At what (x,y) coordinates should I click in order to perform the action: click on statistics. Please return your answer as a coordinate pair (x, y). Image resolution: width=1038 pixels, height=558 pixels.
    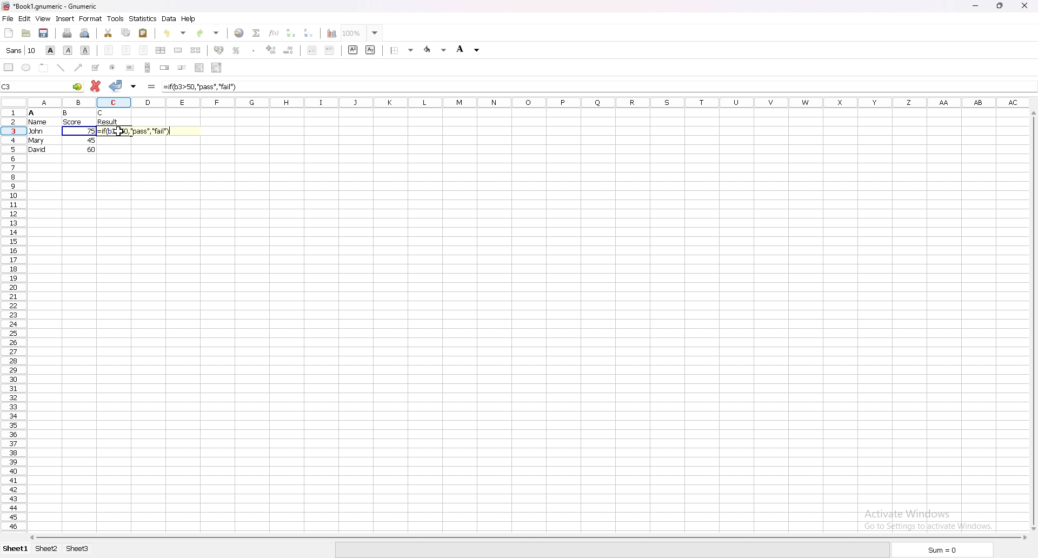
    Looking at the image, I should click on (143, 18).